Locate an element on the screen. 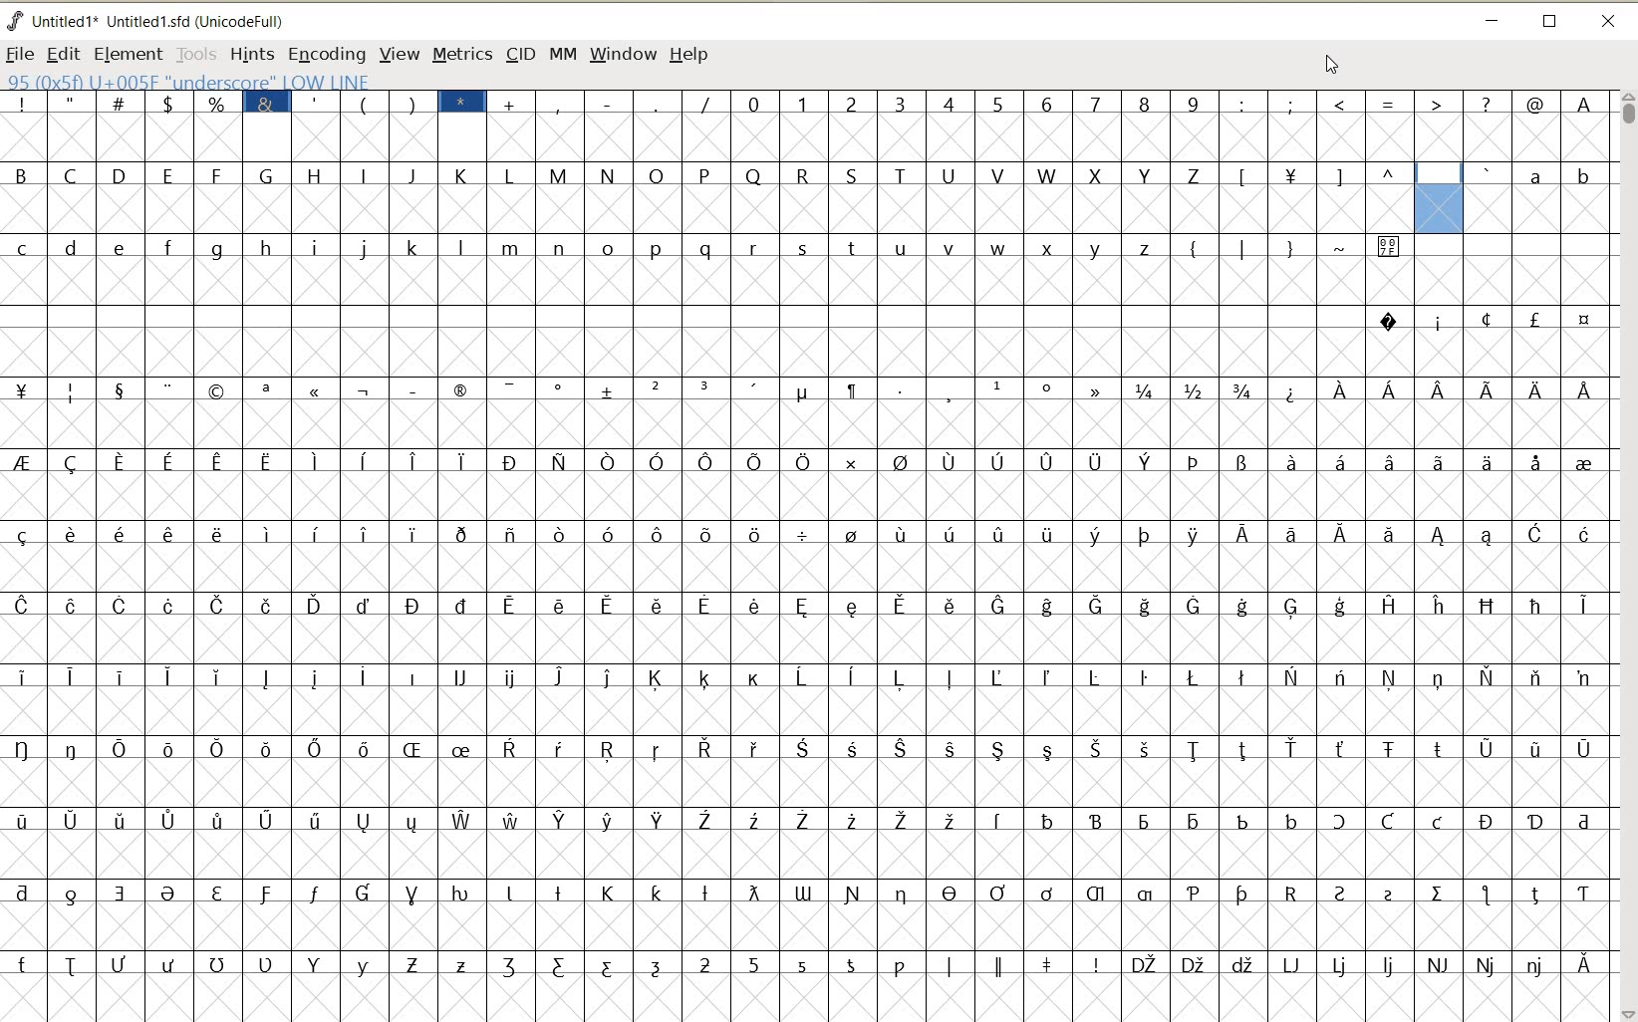  GLYPHY CHARACTERS is located at coordinates (1023, 578).